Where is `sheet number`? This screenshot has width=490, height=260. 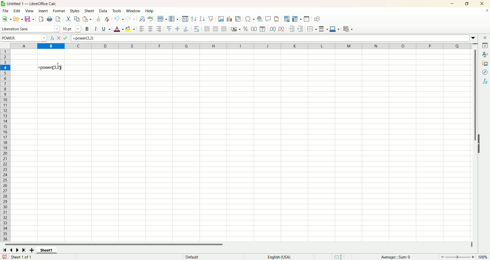 sheet number is located at coordinates (38, 257).